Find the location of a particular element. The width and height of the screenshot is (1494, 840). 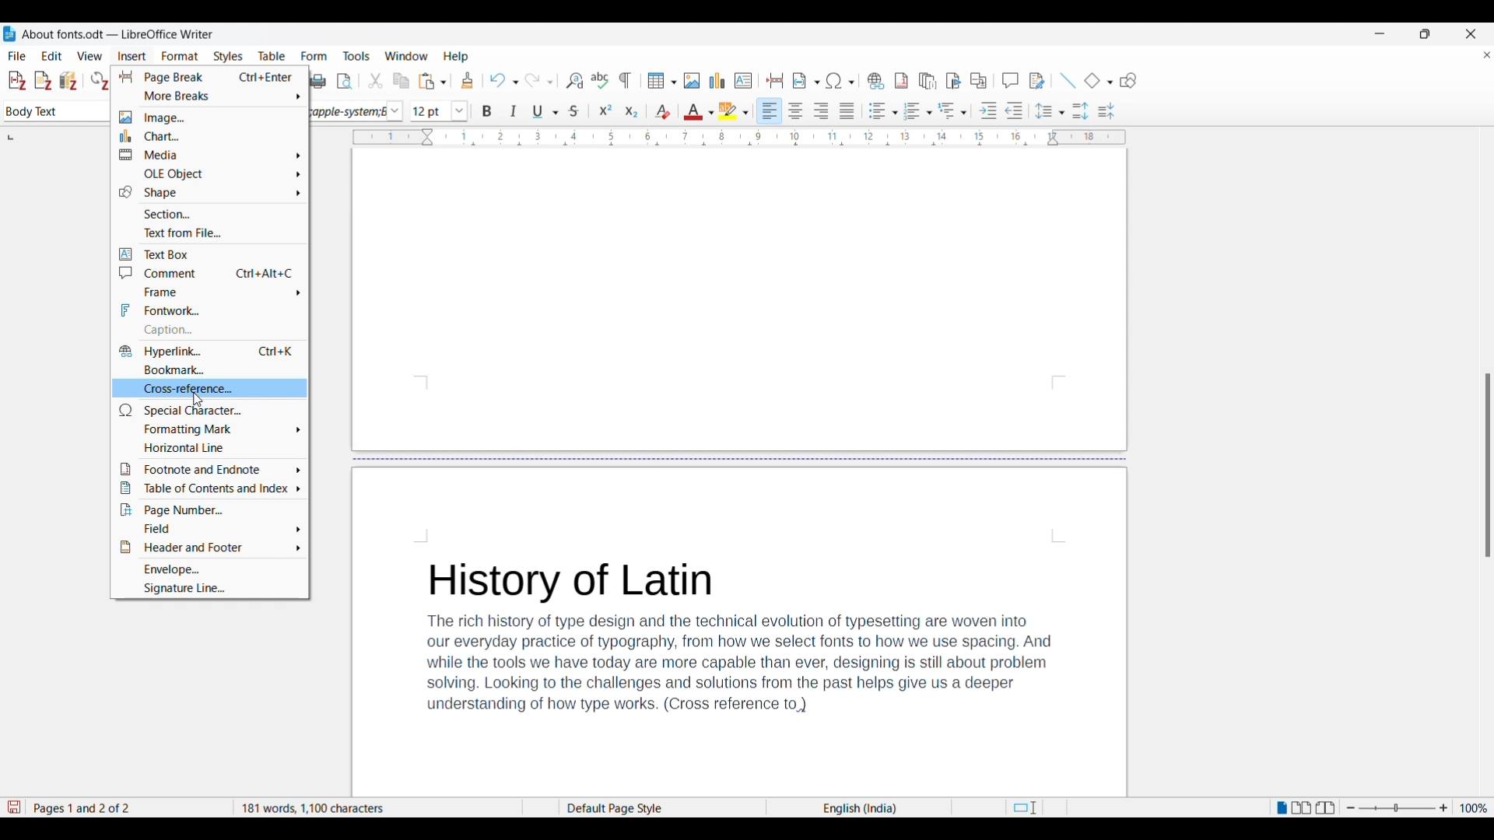

About fonts.odt- LibreOffice Writer is located at coordinates (118, 34).